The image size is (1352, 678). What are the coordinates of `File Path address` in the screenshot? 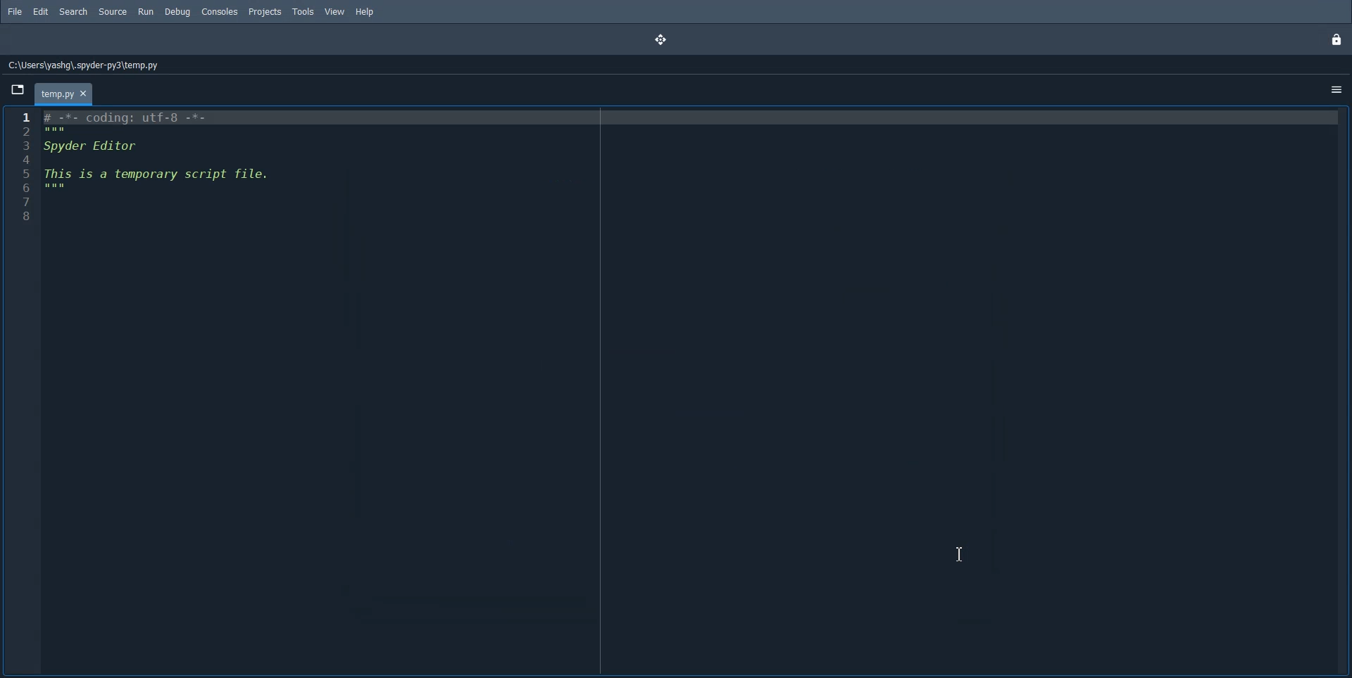 It's located at (81, 65).